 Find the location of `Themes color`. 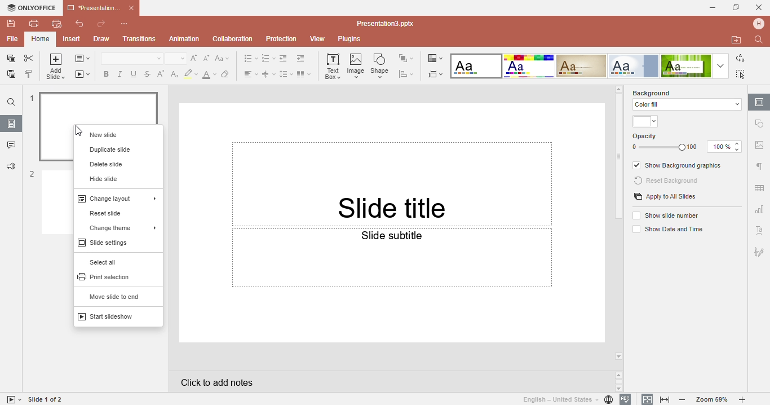

Themes color is located at coordinates (647, 122).